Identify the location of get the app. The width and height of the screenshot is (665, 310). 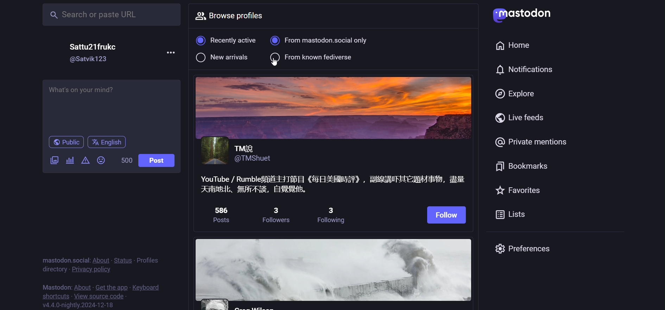
(111, 286).